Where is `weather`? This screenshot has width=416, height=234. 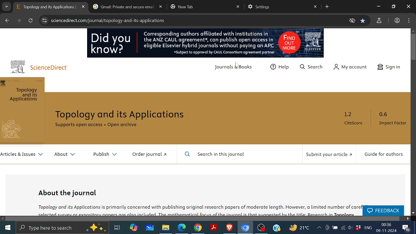 weather is located at coordinates (298, 227).